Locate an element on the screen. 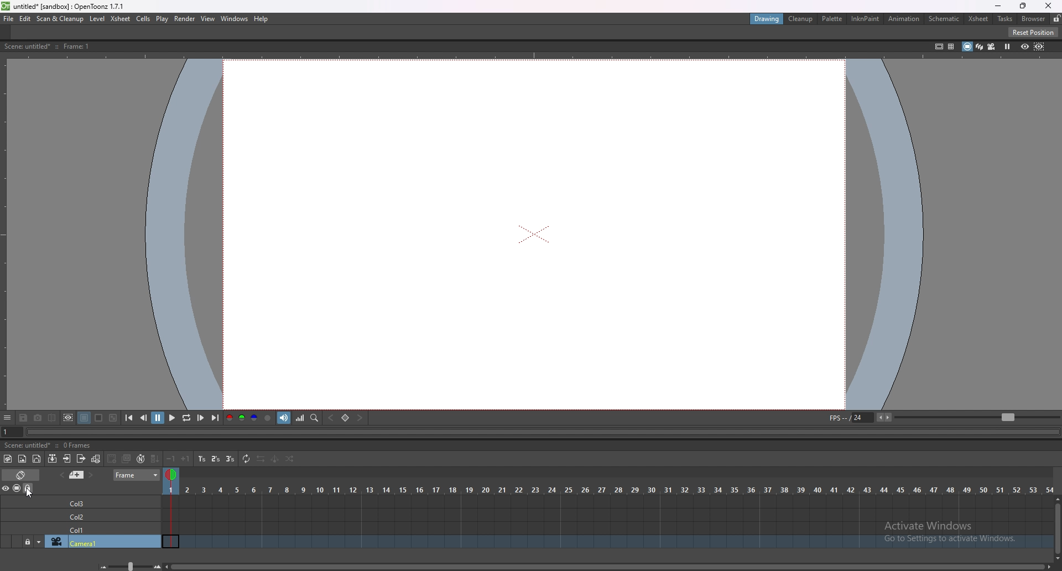 The width and height of the screenshot is (1062, 571). snapshot is located at coordinates (38, 418).